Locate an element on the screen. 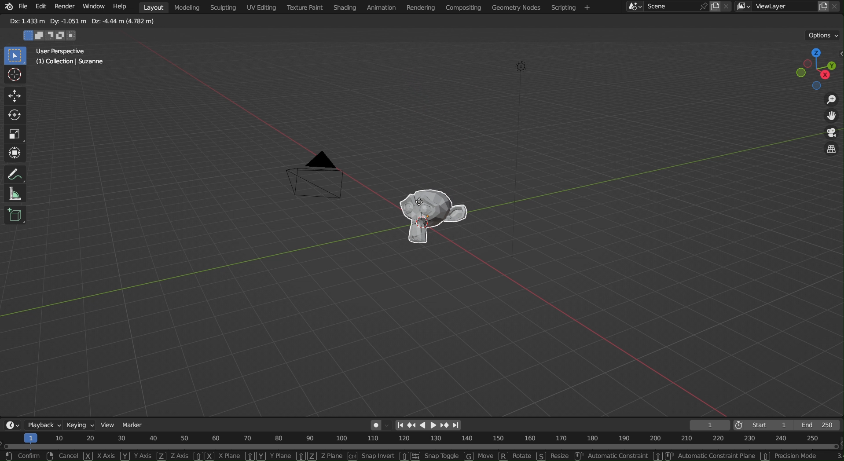 Image resolution: width=844 pixels, height=461 pixels. R is located at coordinates (504, 456).